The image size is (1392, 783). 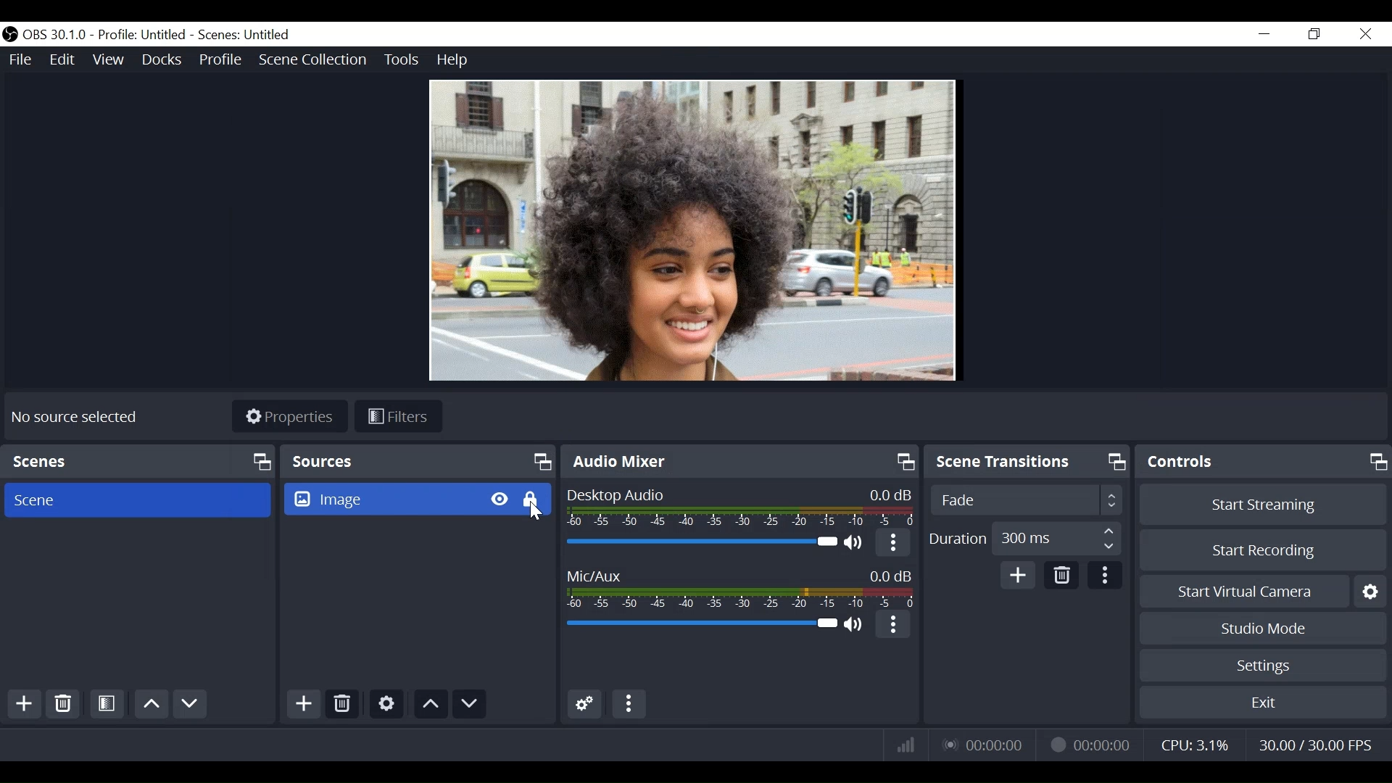 I want to click on Move Up, so click(x=151, y=704).